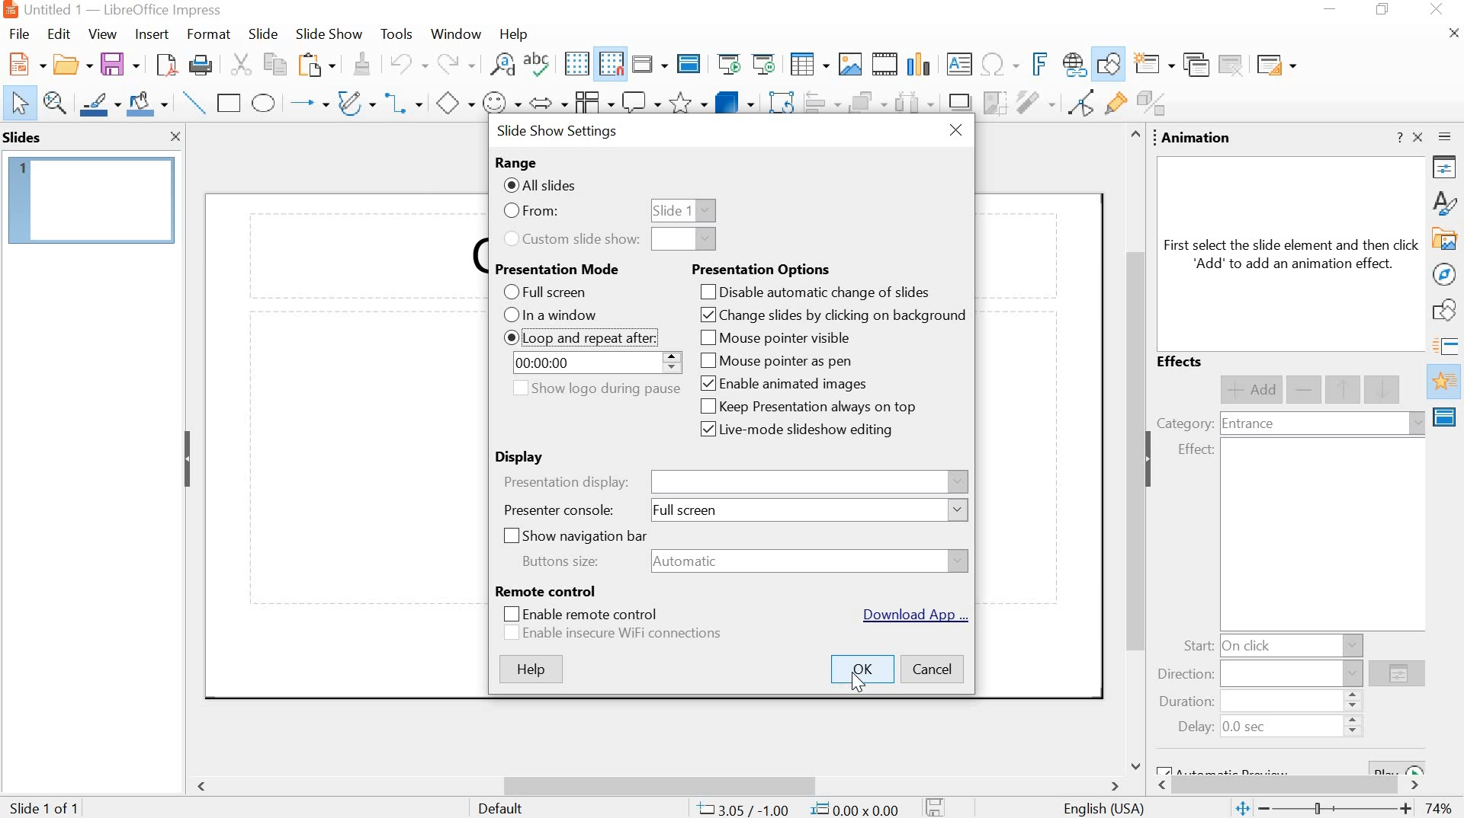 The height and width of the screenshot is (818, 1464). Describe the element at coordinates (1397, 676) in the screenshot. I see `options` at that location.